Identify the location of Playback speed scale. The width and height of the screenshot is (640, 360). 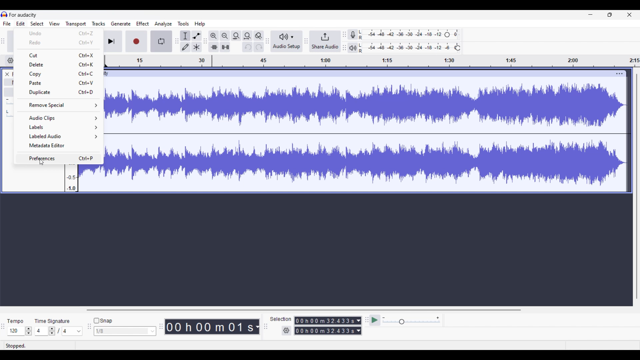
(411, 320).